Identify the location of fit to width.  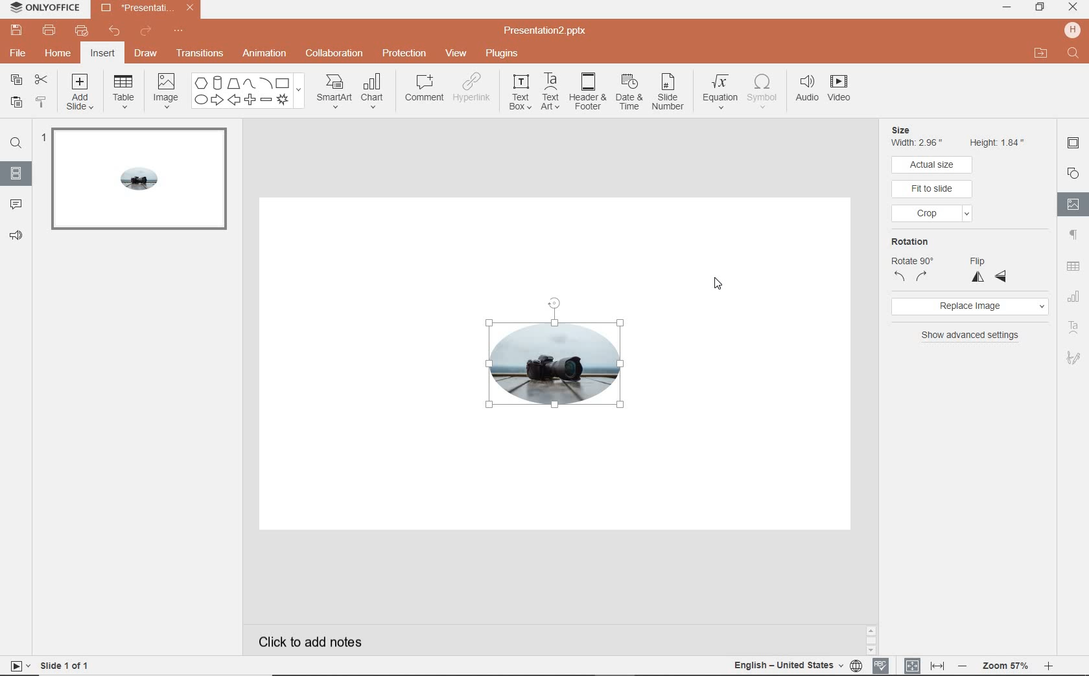
(937, 666).